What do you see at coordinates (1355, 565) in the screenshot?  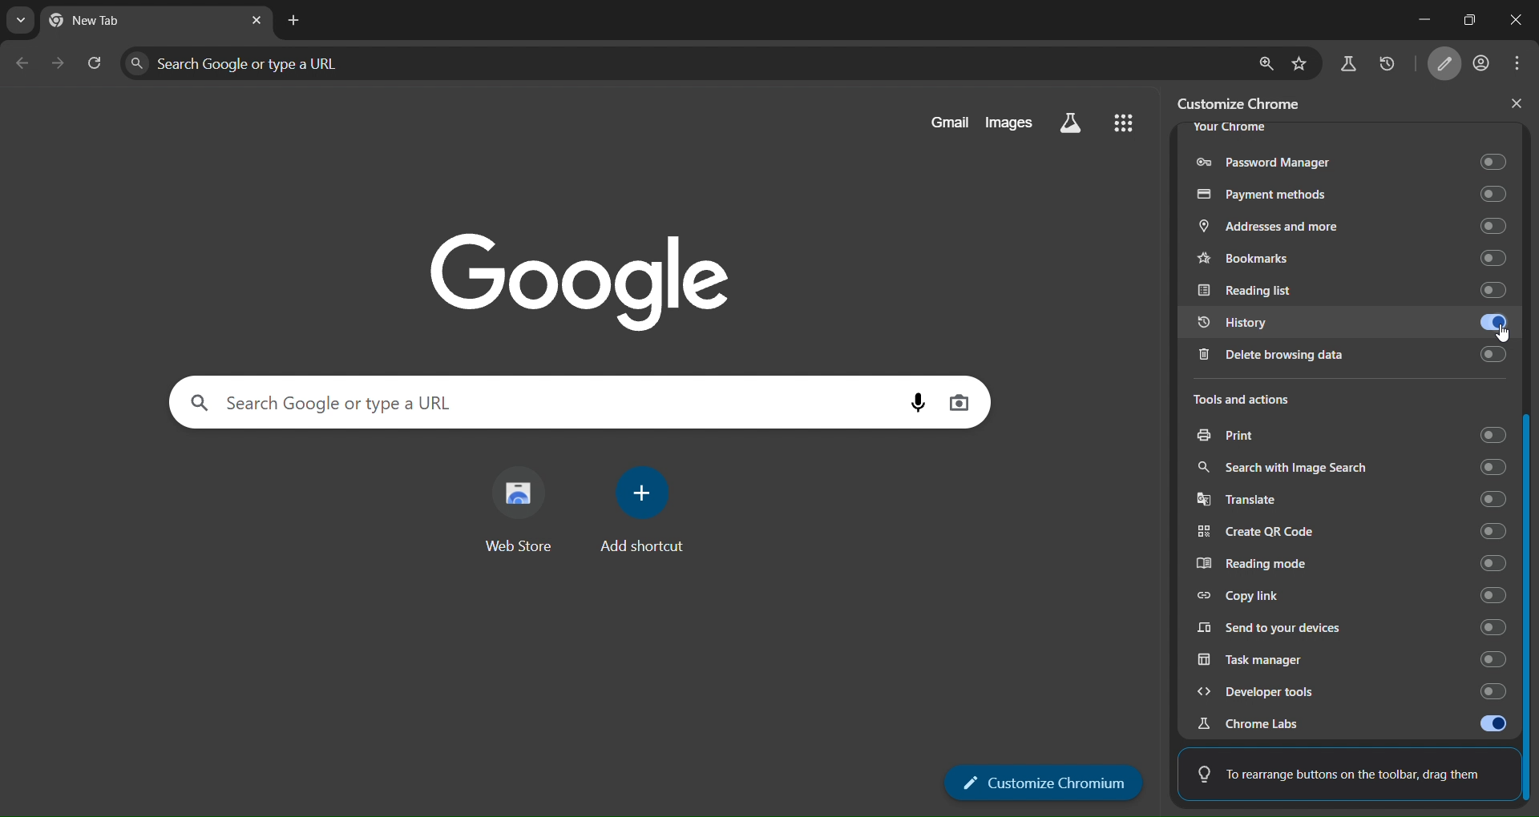 I see `reading mode` at bounding box center [1355, 565].